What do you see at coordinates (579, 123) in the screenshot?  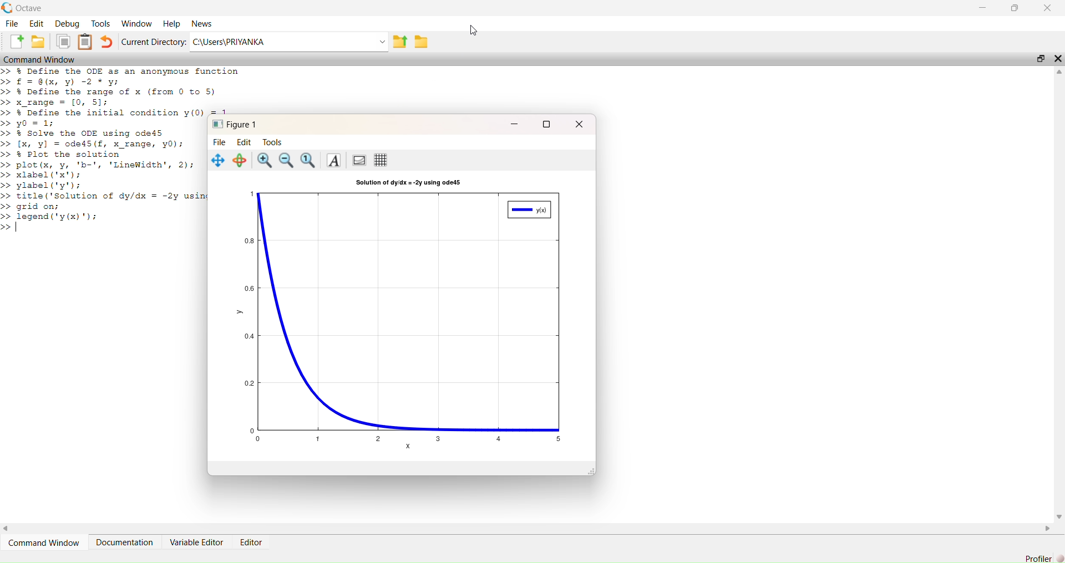 I see `close` at bounding box center [579, 123].